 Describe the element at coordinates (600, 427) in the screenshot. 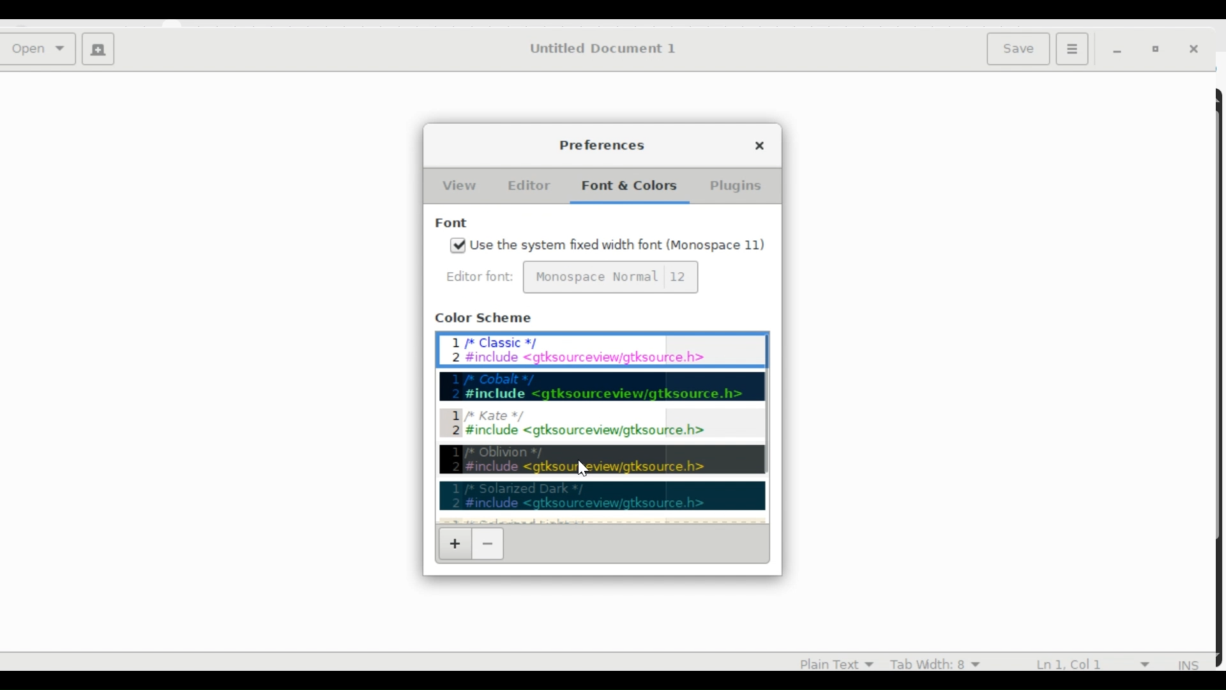

I see `Color Scheme Options` at that location.